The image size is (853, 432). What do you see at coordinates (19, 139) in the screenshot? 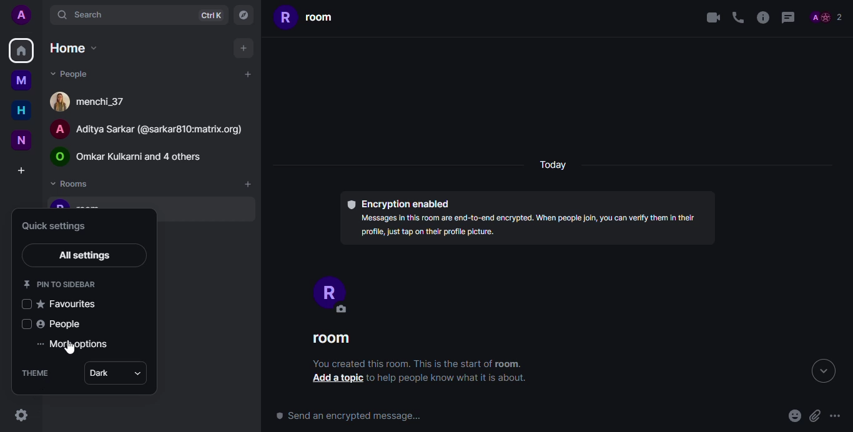
I see `new` at bounding box center [19, 139].